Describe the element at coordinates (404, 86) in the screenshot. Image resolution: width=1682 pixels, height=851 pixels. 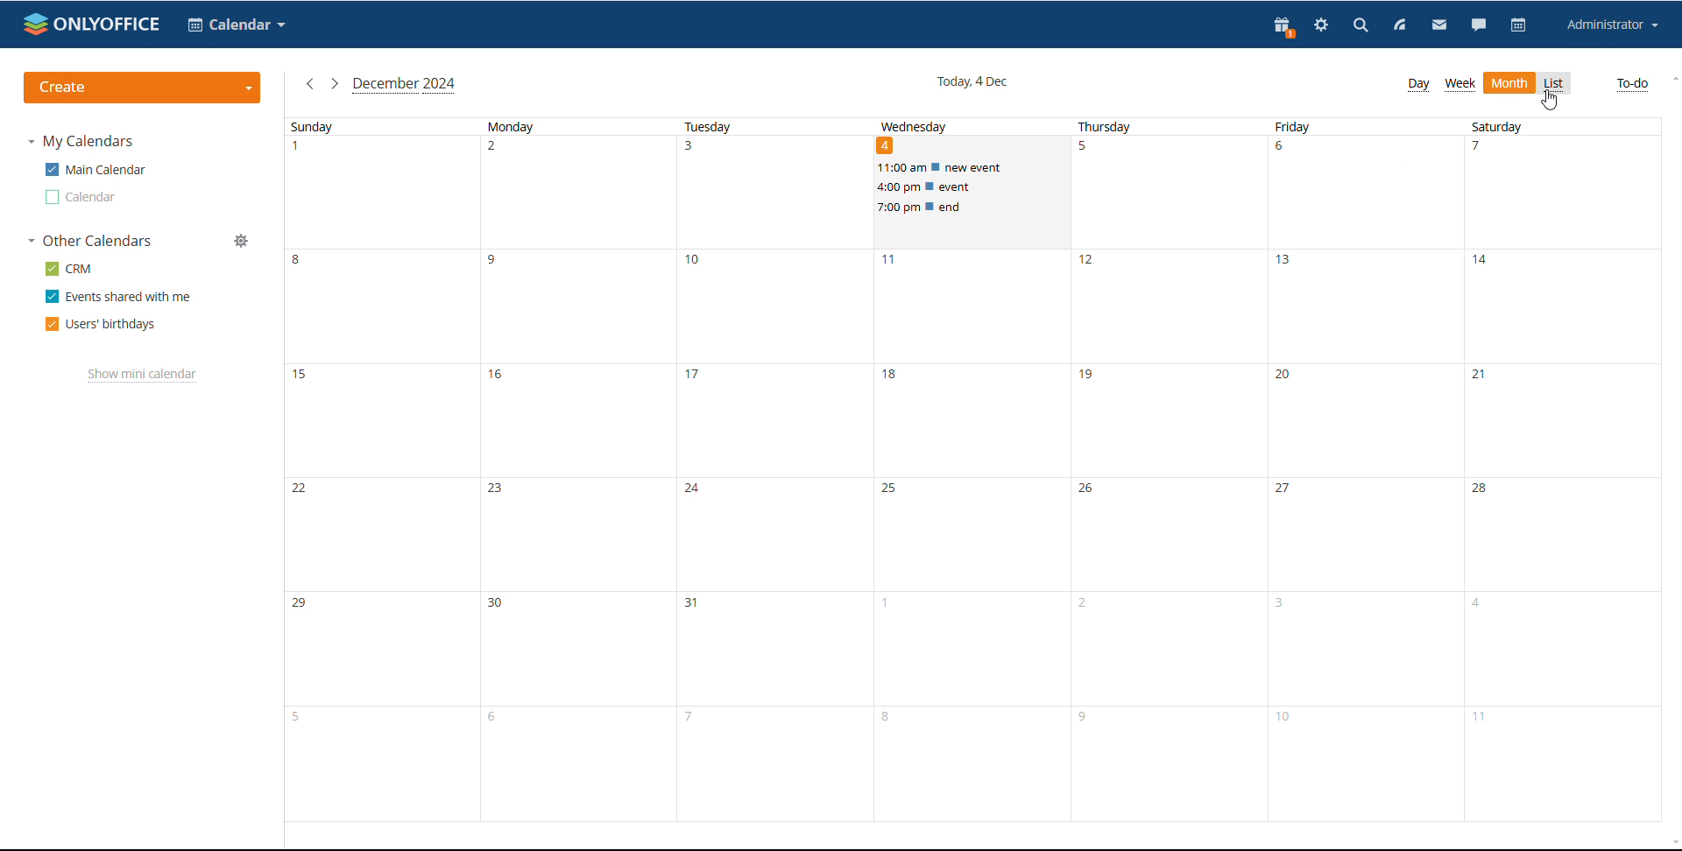
I see `current month` at that location.